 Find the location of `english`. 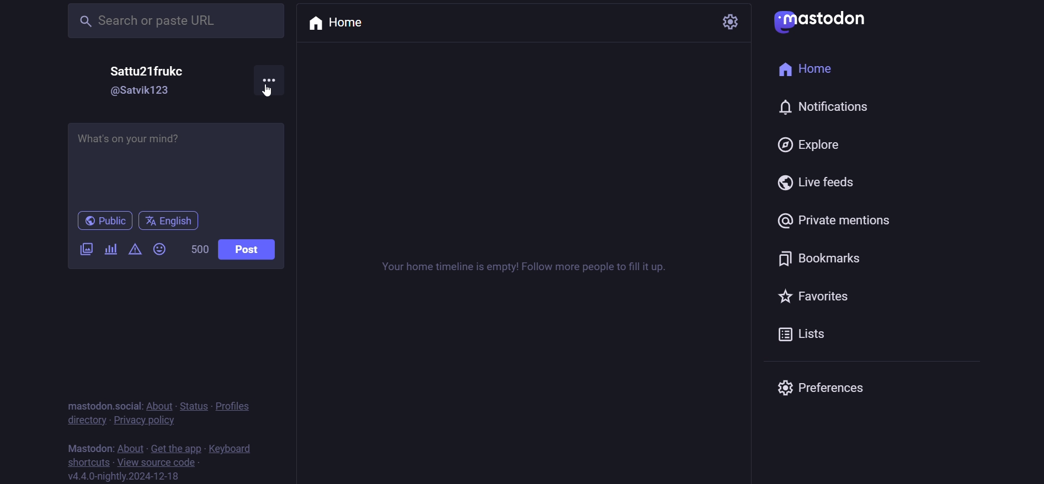

english is located at coordinates (169, 221).